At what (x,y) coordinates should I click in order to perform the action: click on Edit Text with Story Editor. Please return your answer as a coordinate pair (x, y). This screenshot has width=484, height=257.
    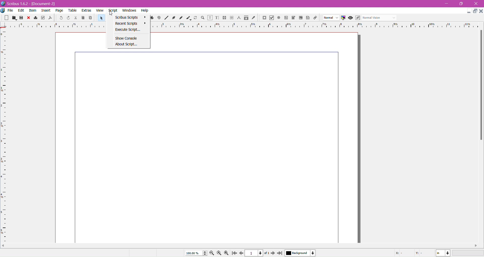
    Looking at the image, I should click on (217, 18).